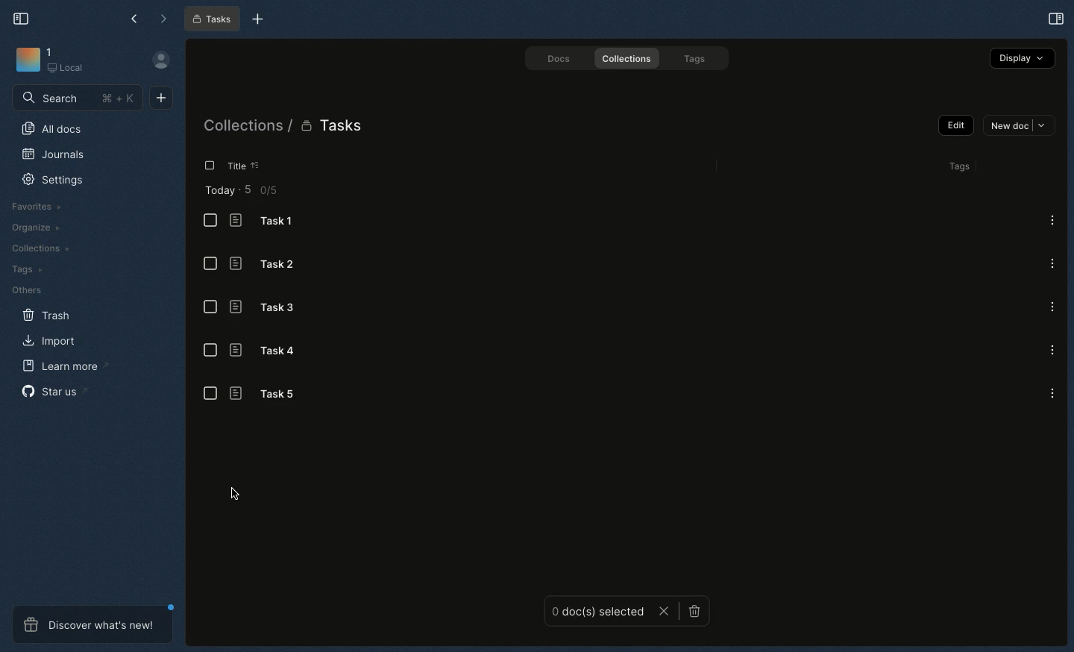 The image size is (1074, 652). What do you see at coordinates (1052, 262) in the screenshot?
I see `Options` at bounding box center [1052, 262].